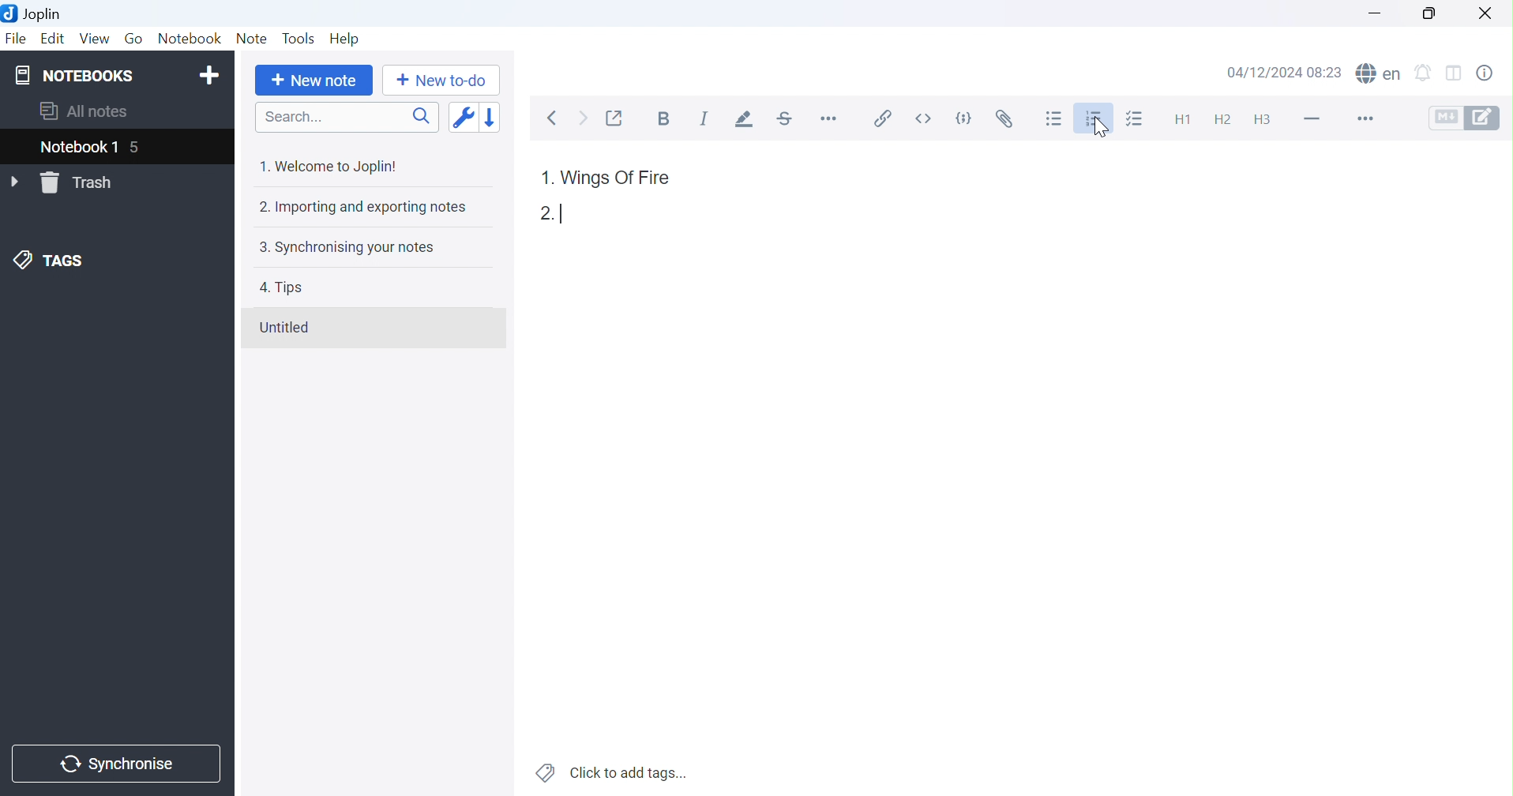 The height and width of the screenshot is (796, 1513). What do you see at coordinates (612, 773) in the screenshot?
I see `Click to add tags` at bounding box center [612, 773].